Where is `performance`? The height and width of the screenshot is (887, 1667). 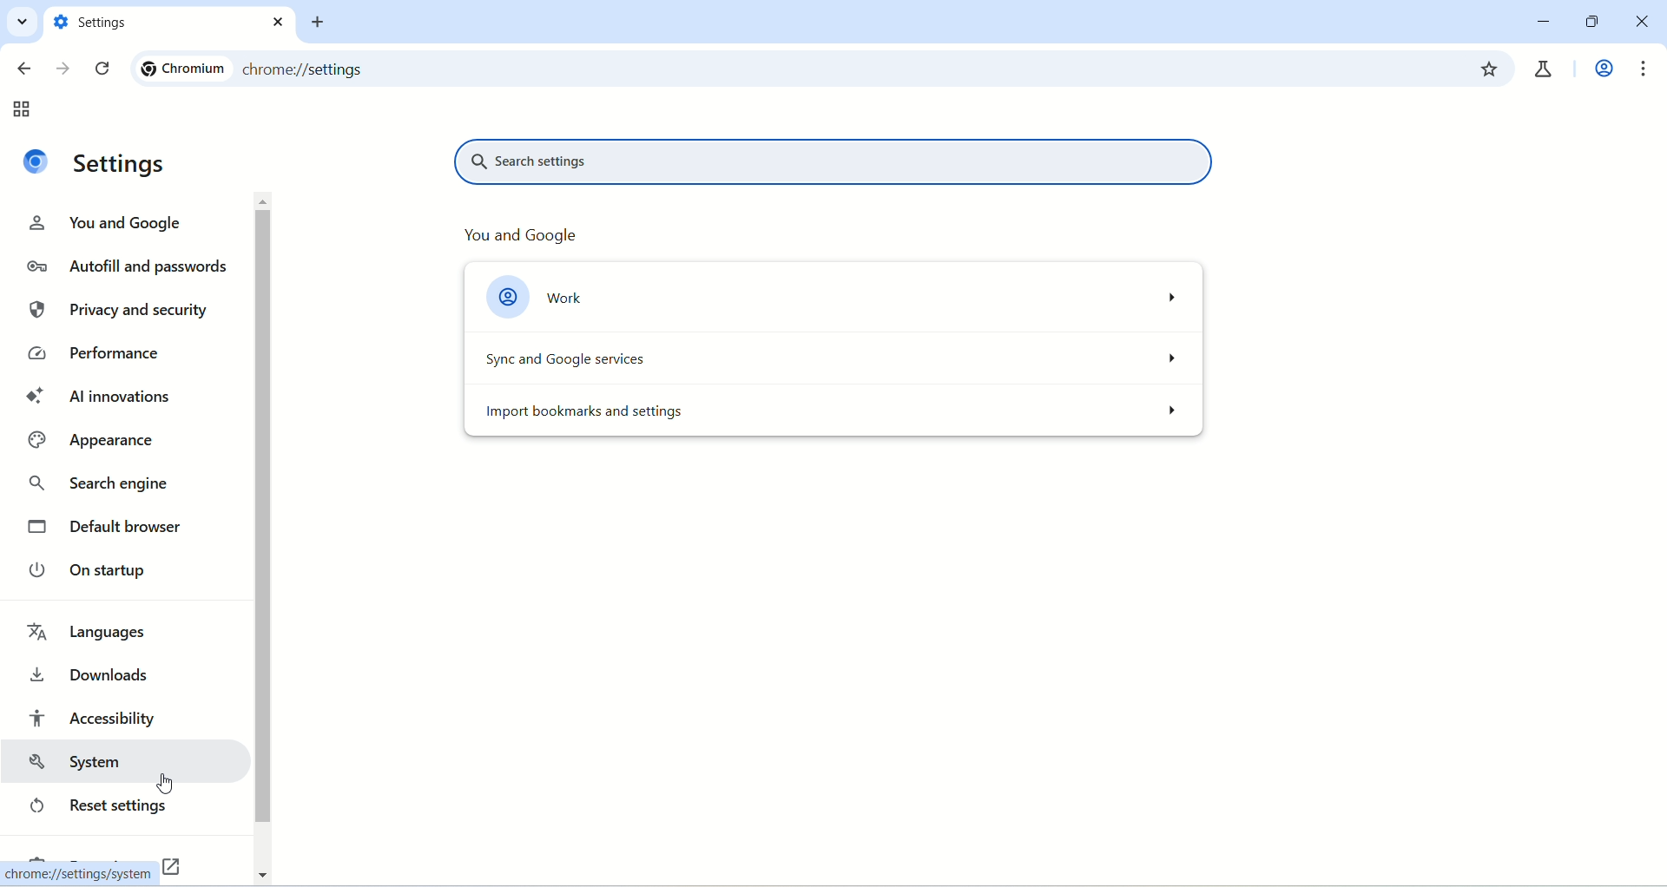
performance is located at coordinates (92, 355).